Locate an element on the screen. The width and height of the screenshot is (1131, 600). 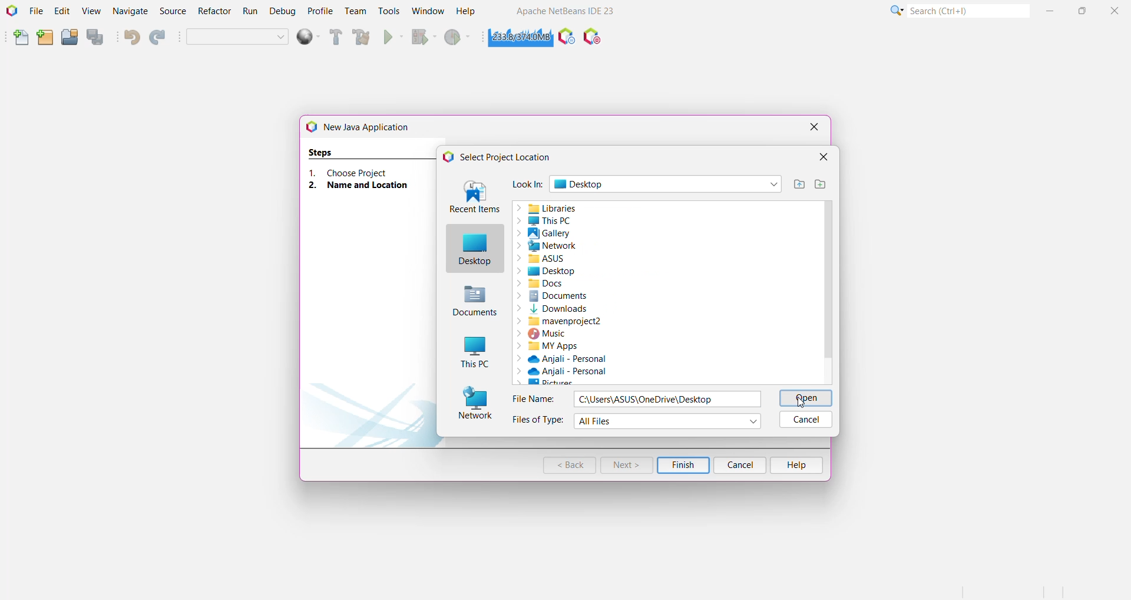
Click to force garbage collection is located at coordinates (518, 38).